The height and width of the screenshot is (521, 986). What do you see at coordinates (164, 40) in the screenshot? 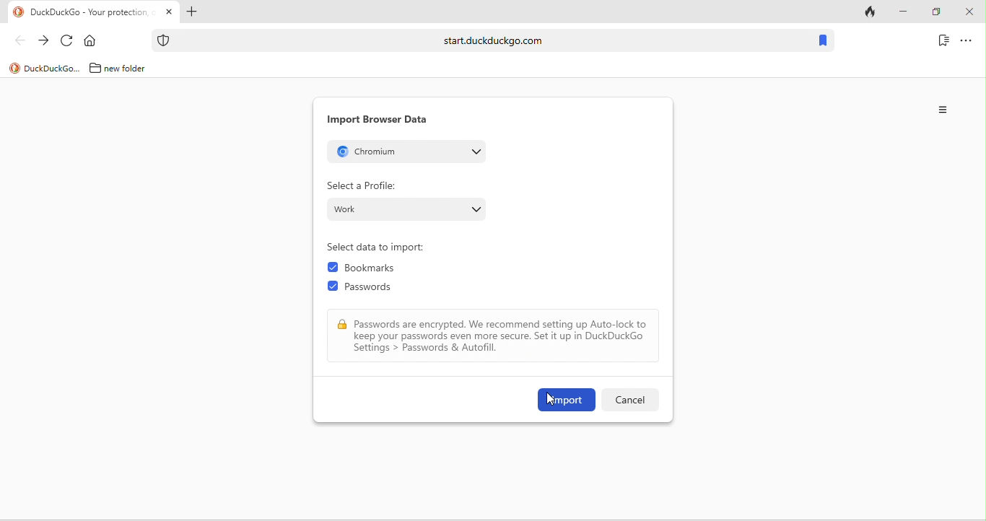
I see `icon` at bounding box center [164, 40].